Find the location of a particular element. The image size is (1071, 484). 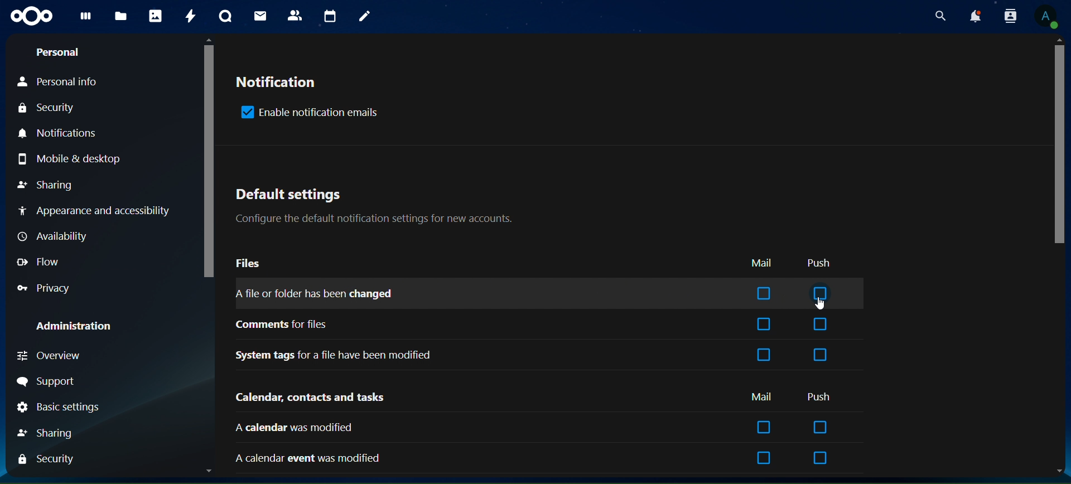

personal info is located at coordinates (60, 81).